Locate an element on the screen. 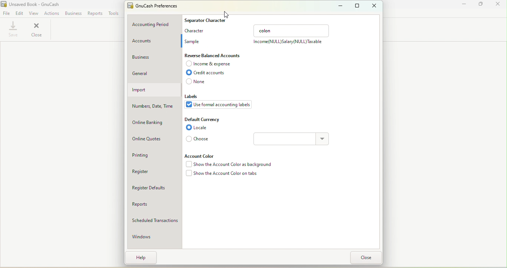 This screenshot has width=507, height=268. Register defaults is located at coordinates (154, 188).